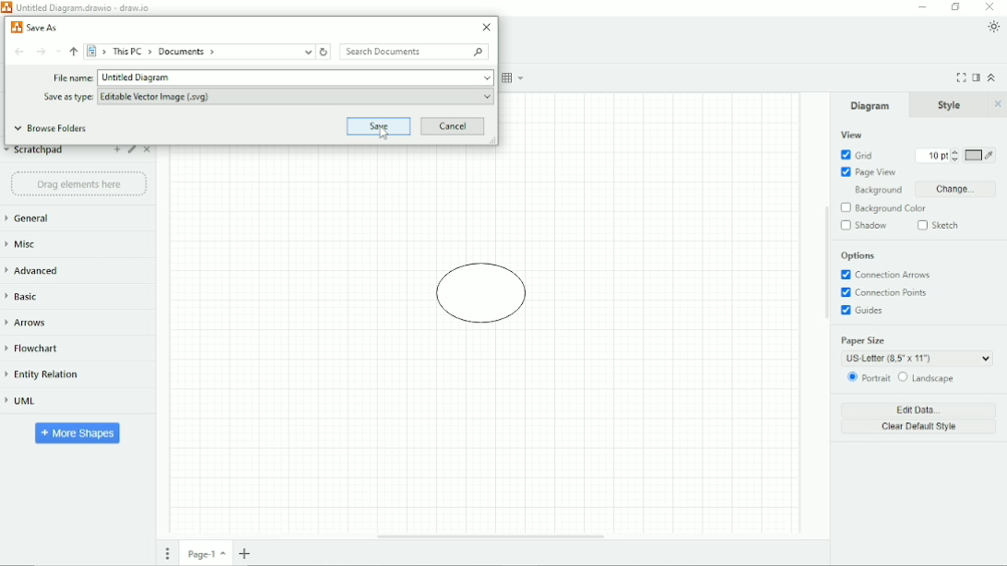 The height and width of the screenshot is (566, 1007). What do you see at coordinates (487, 28) in the screenshot?
I see `Close` at bounding box center [487, 28].